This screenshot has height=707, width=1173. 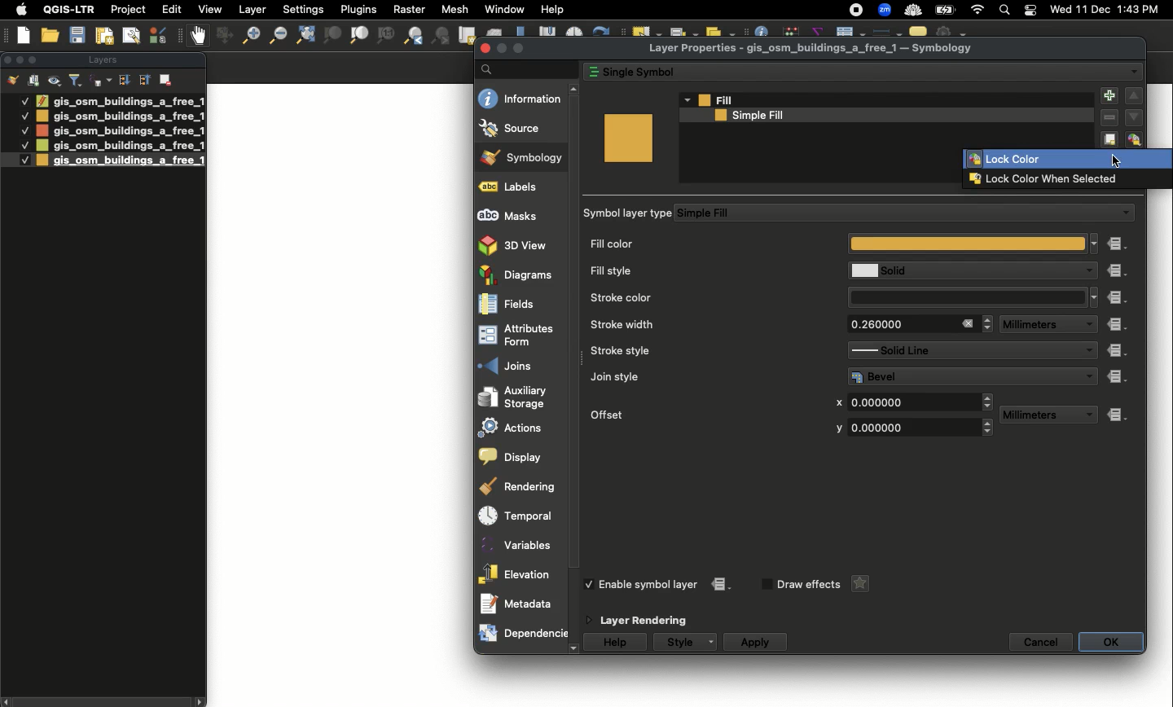 I want to click on Checked, so click(x=24, y=100).